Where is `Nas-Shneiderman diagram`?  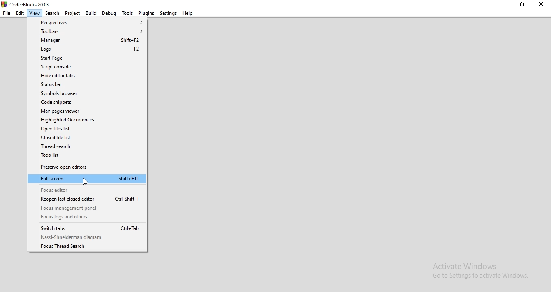 Nas-Shneiderman diagram is located at coordinates (88, 237).